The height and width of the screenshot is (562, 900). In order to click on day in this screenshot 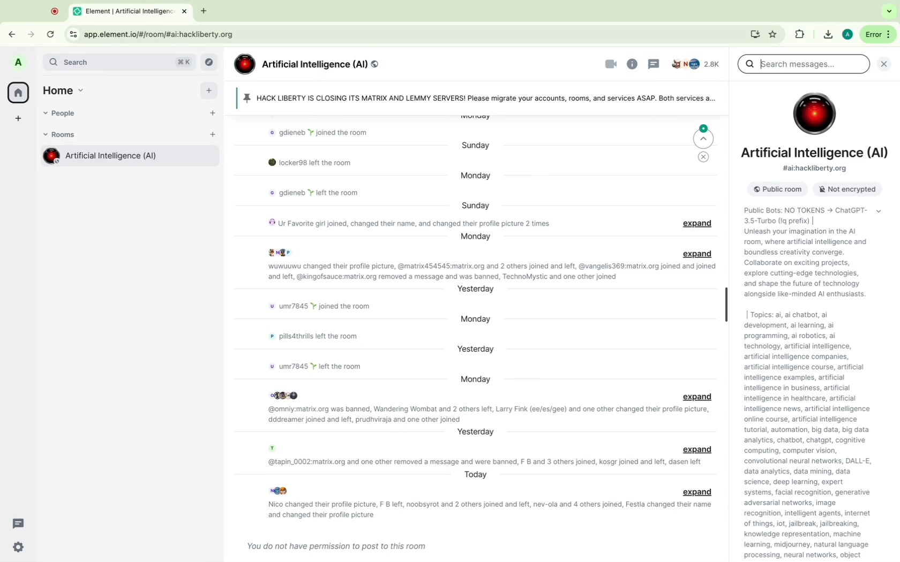, I will do `click(475, 318)`.